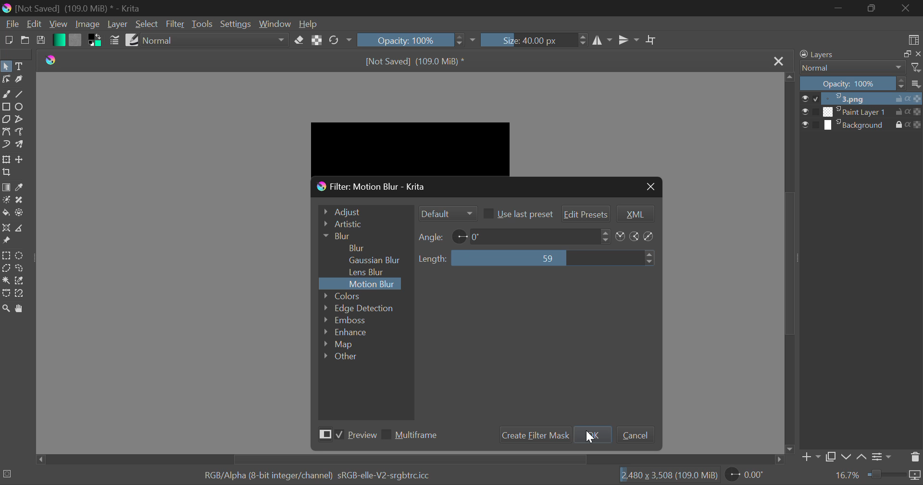 Image resolution: width=923 pixels, height=485 pixels. I want to click on Brush Settings, so click(115, 40).